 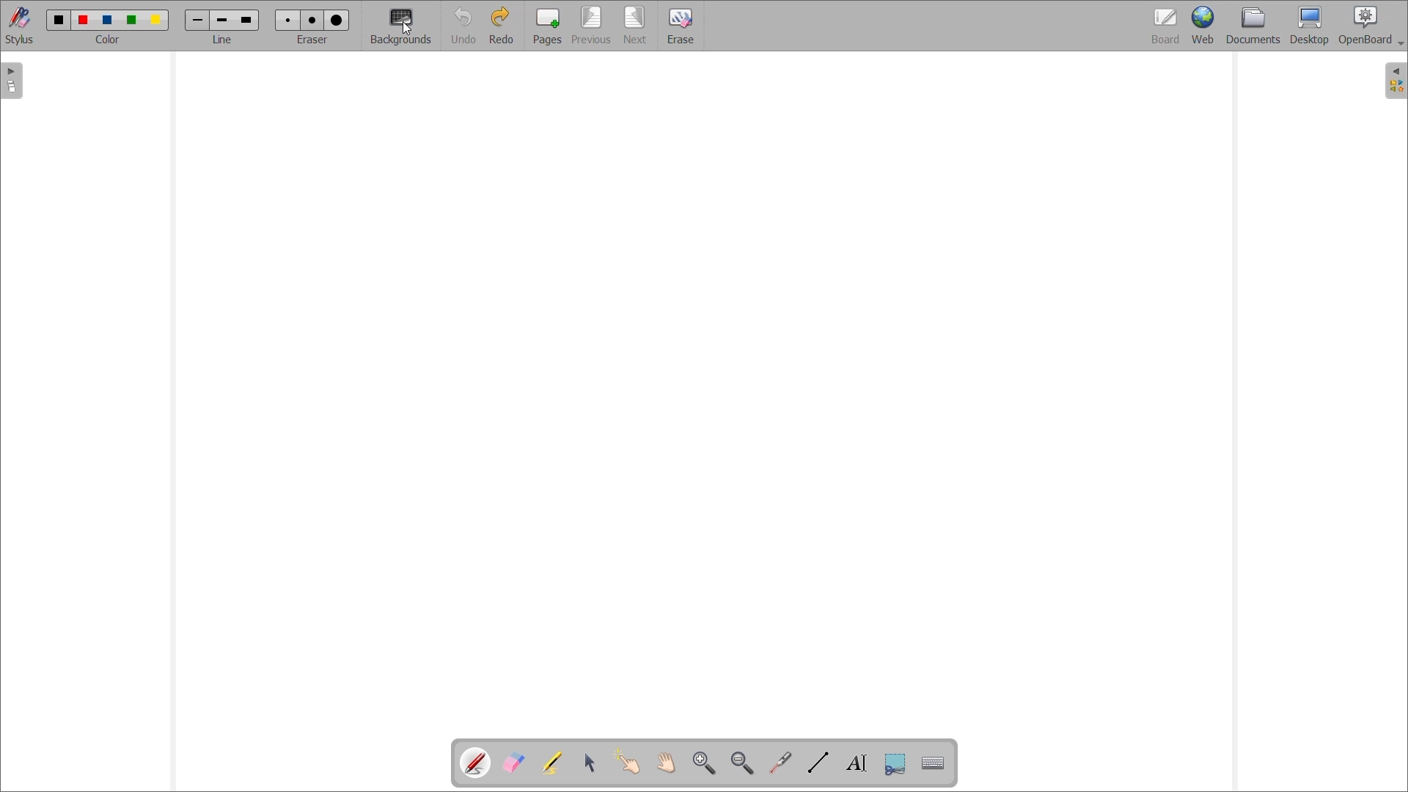 What do you see at coordinates (703, 763) in the screenshot?
I see `Zoom in` at bounding box center [703, 763].